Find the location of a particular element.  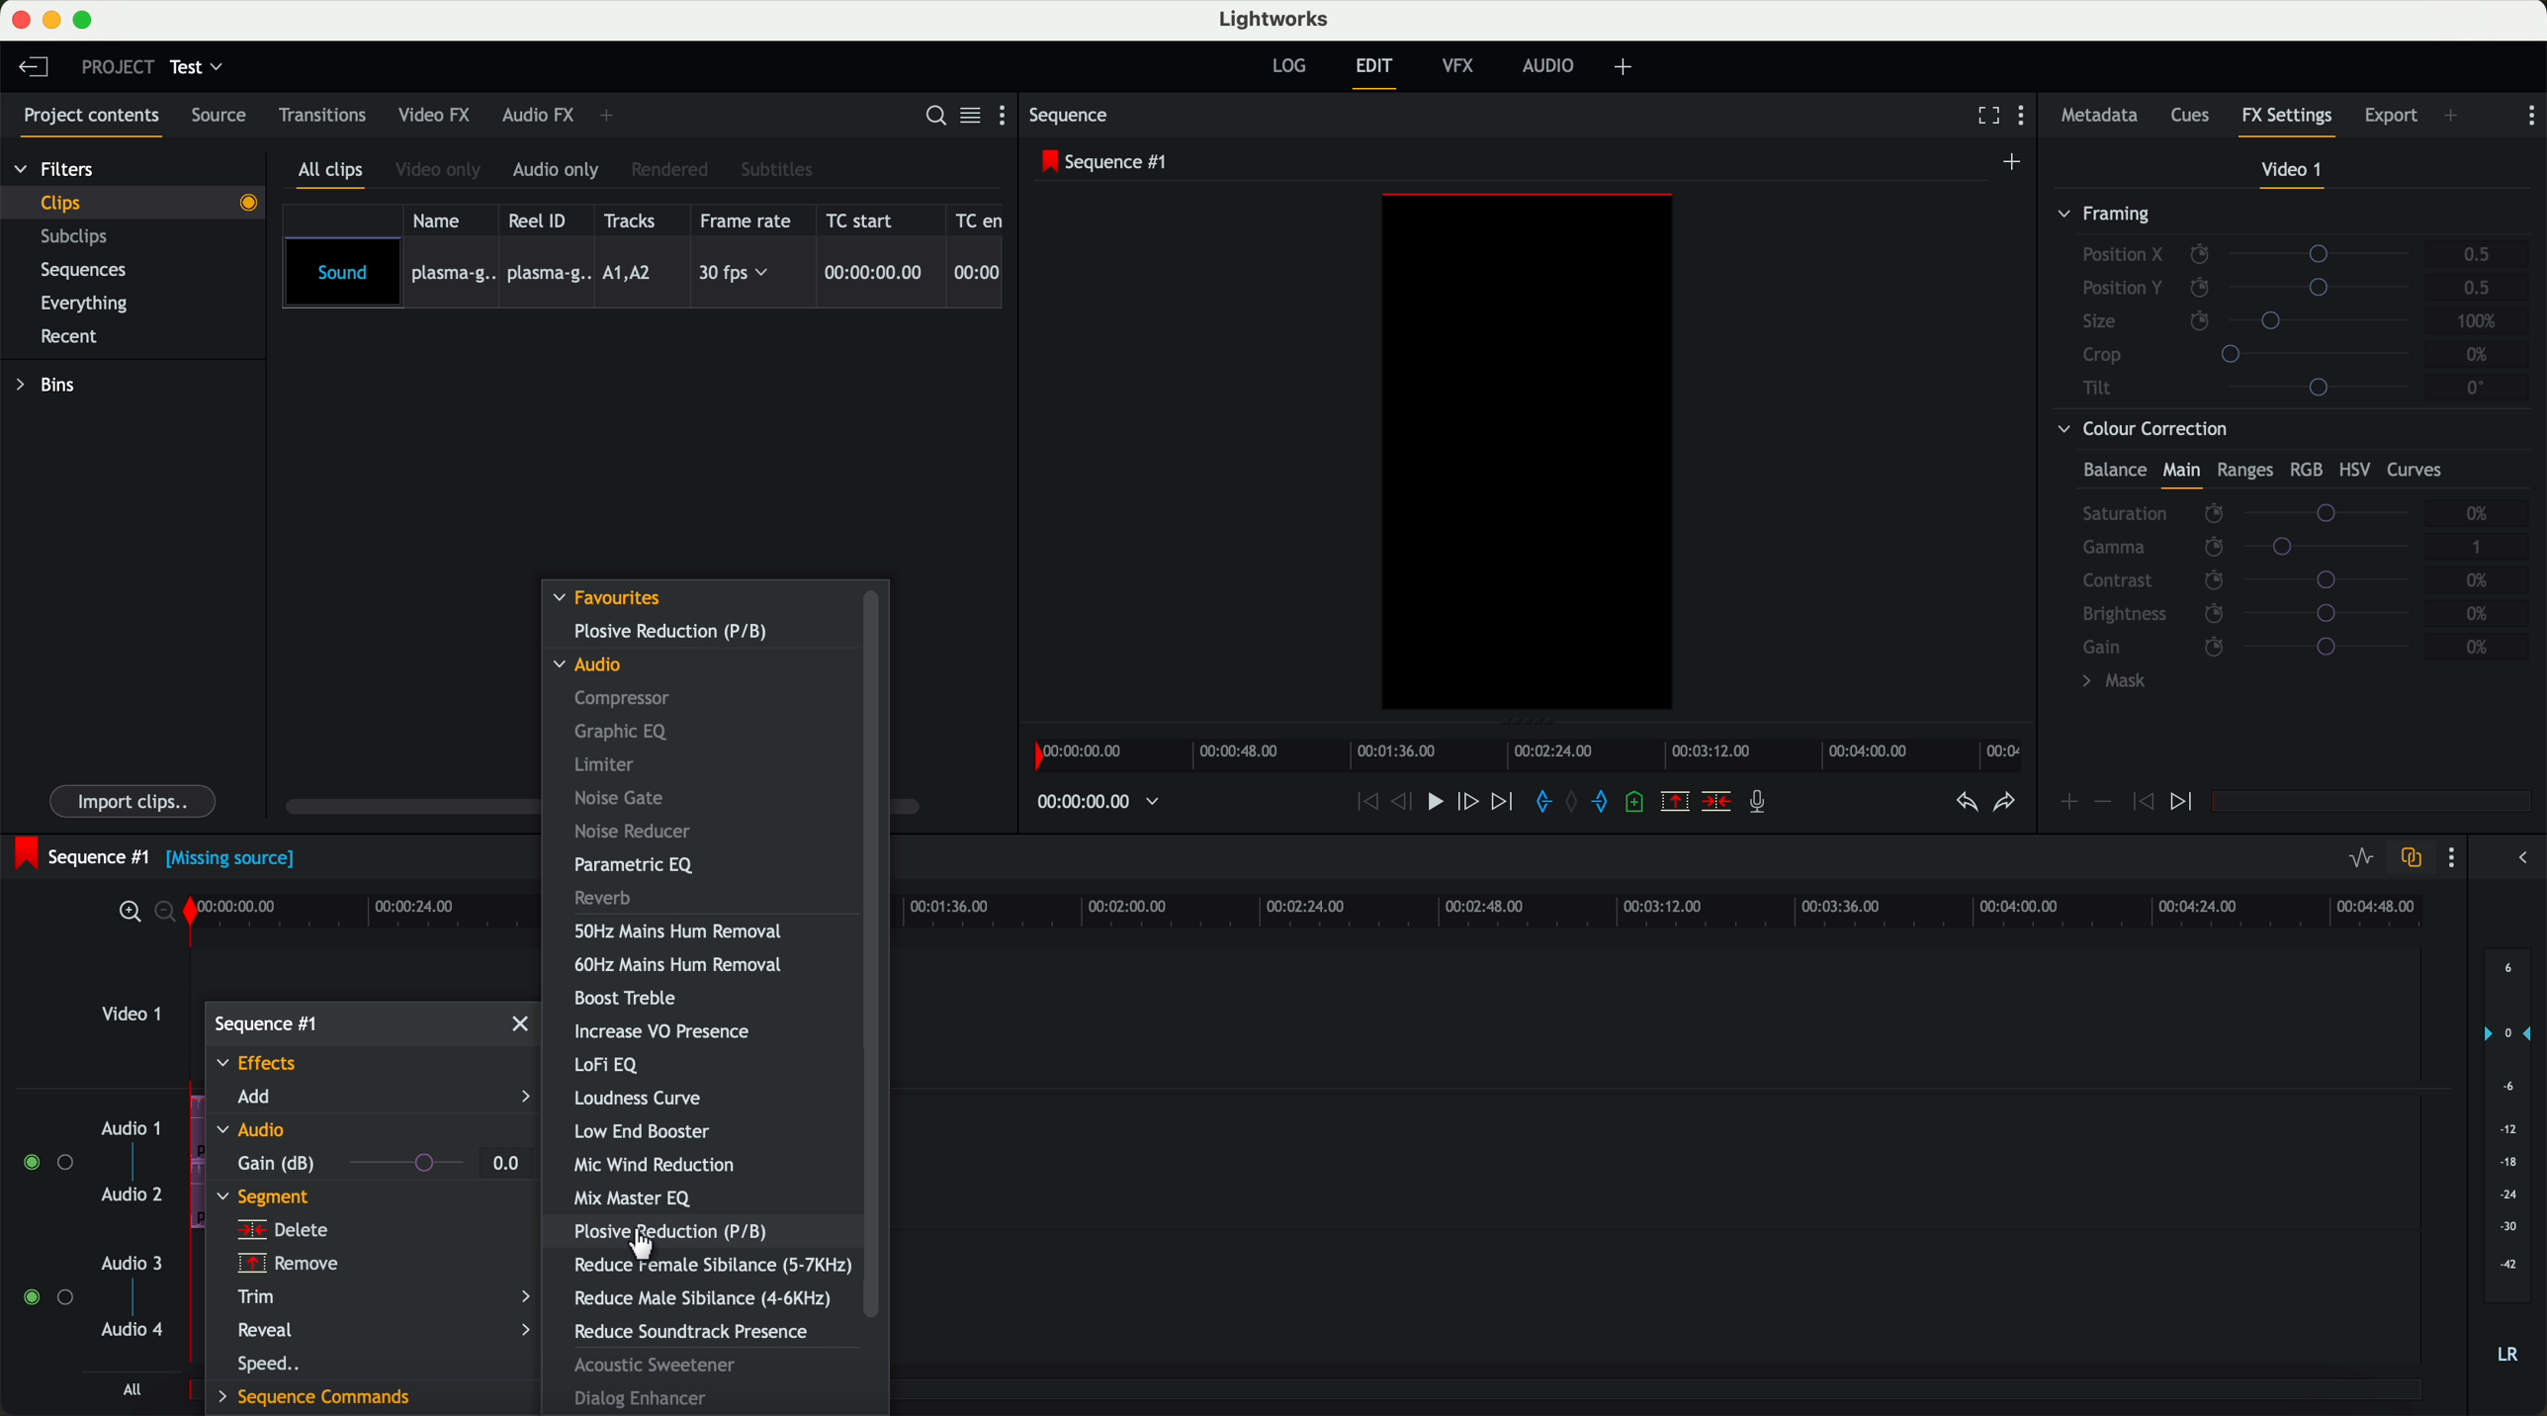

reverb is located at coordinates (604, 898).